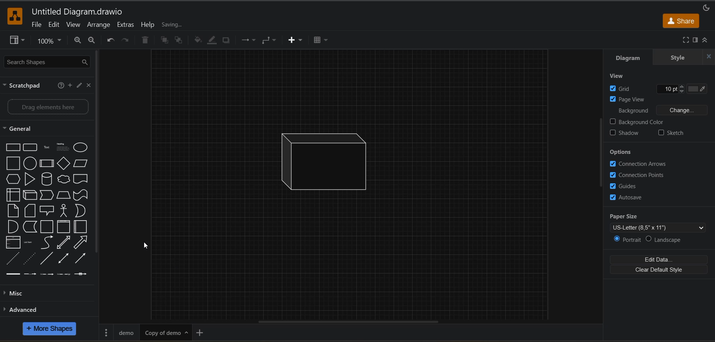 The image size is (715, 342). What do you see at coordinates (659, 260) in the screenshot?
I see `edit data` at bounding box center [659, 260].